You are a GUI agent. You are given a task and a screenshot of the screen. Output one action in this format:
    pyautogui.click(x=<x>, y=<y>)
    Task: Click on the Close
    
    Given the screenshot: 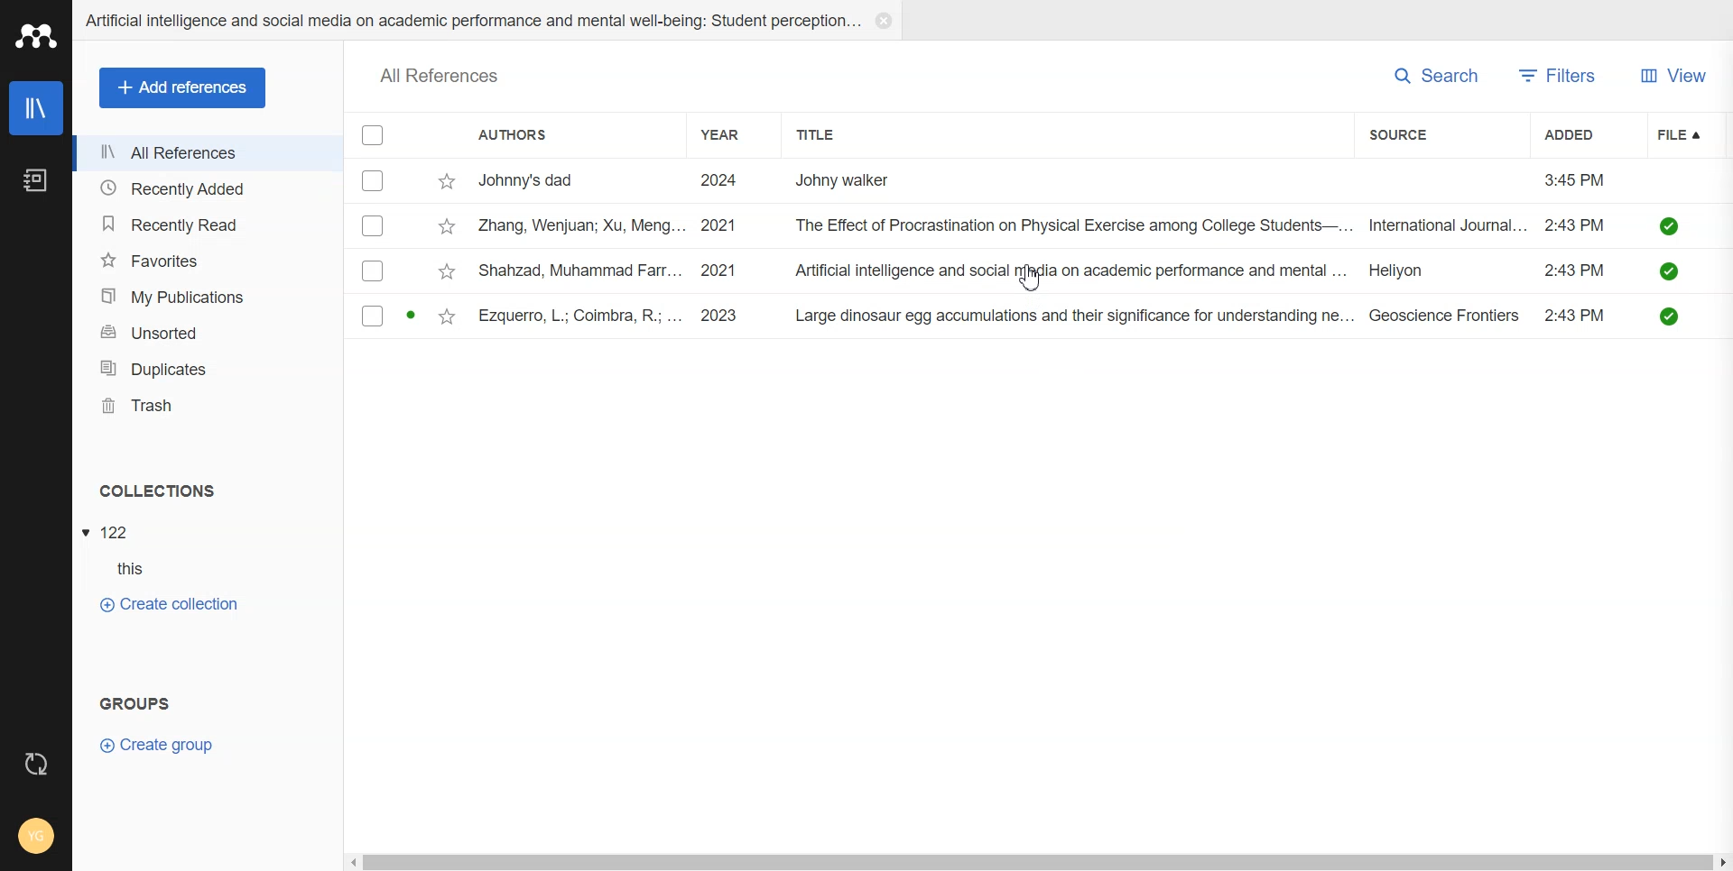 What is the action you would take?
    pyautogui.click(x=883, y=21)
    